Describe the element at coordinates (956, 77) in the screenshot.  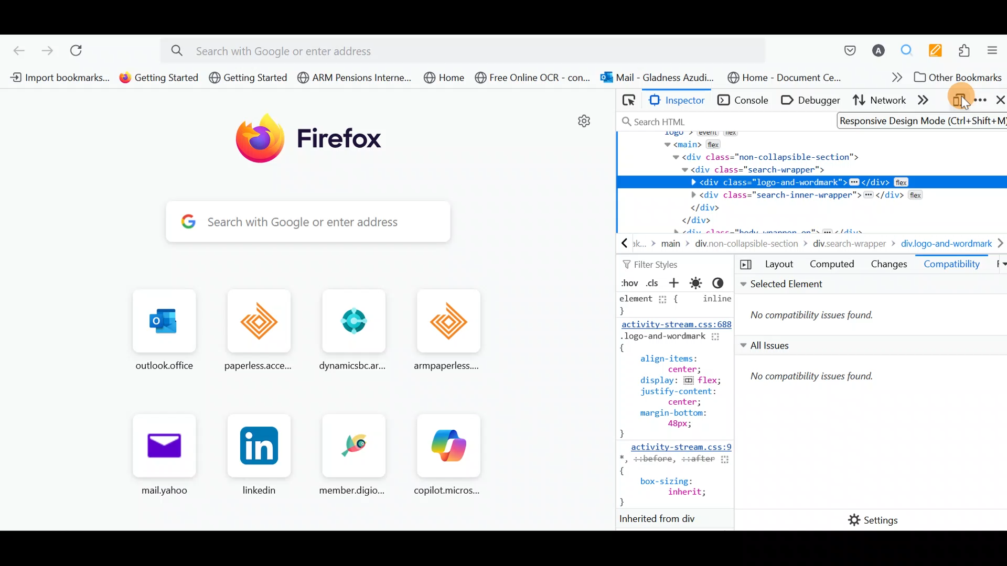
I see `Other bookmarks` at that location.